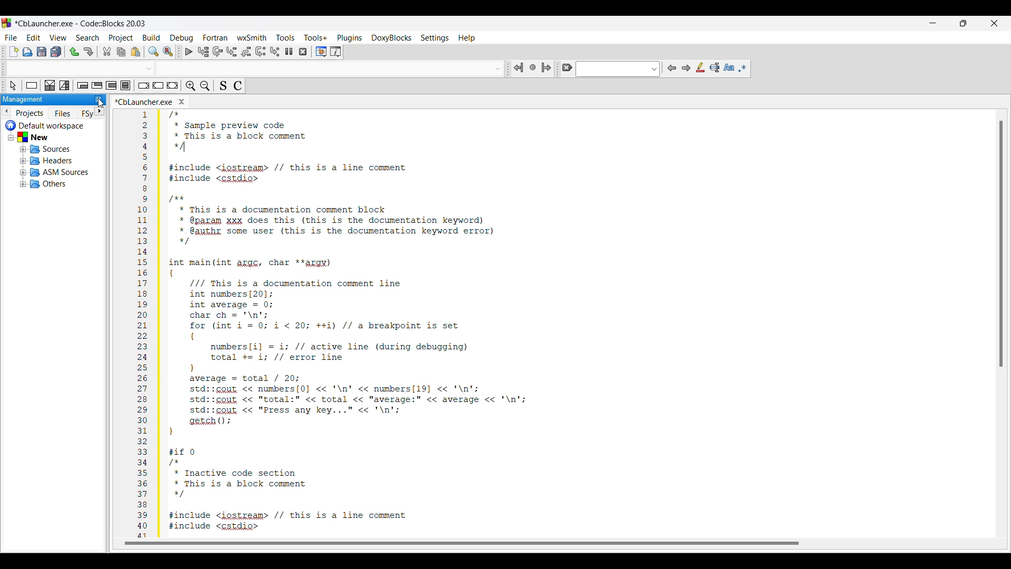 This screenshot has width=1011, height=569. What do you see at coordinates (153, 52) in the screenshot?
I see `Find` at bounding box center [153, 52].